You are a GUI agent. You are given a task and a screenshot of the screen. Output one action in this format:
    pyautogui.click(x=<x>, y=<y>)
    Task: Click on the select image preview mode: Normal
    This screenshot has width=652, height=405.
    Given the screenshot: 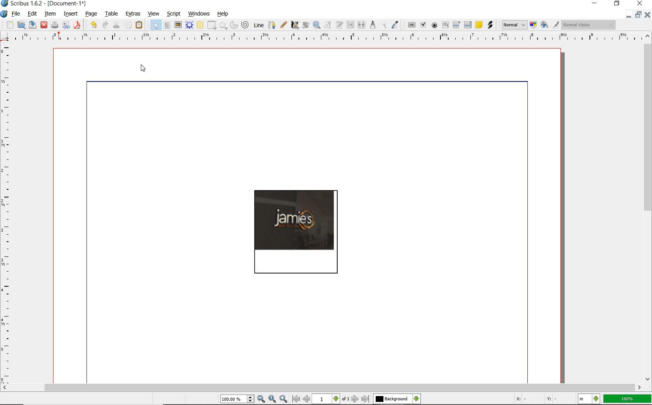 What is the action you would take?
    pyautogui.click(x=514, y=25)
    